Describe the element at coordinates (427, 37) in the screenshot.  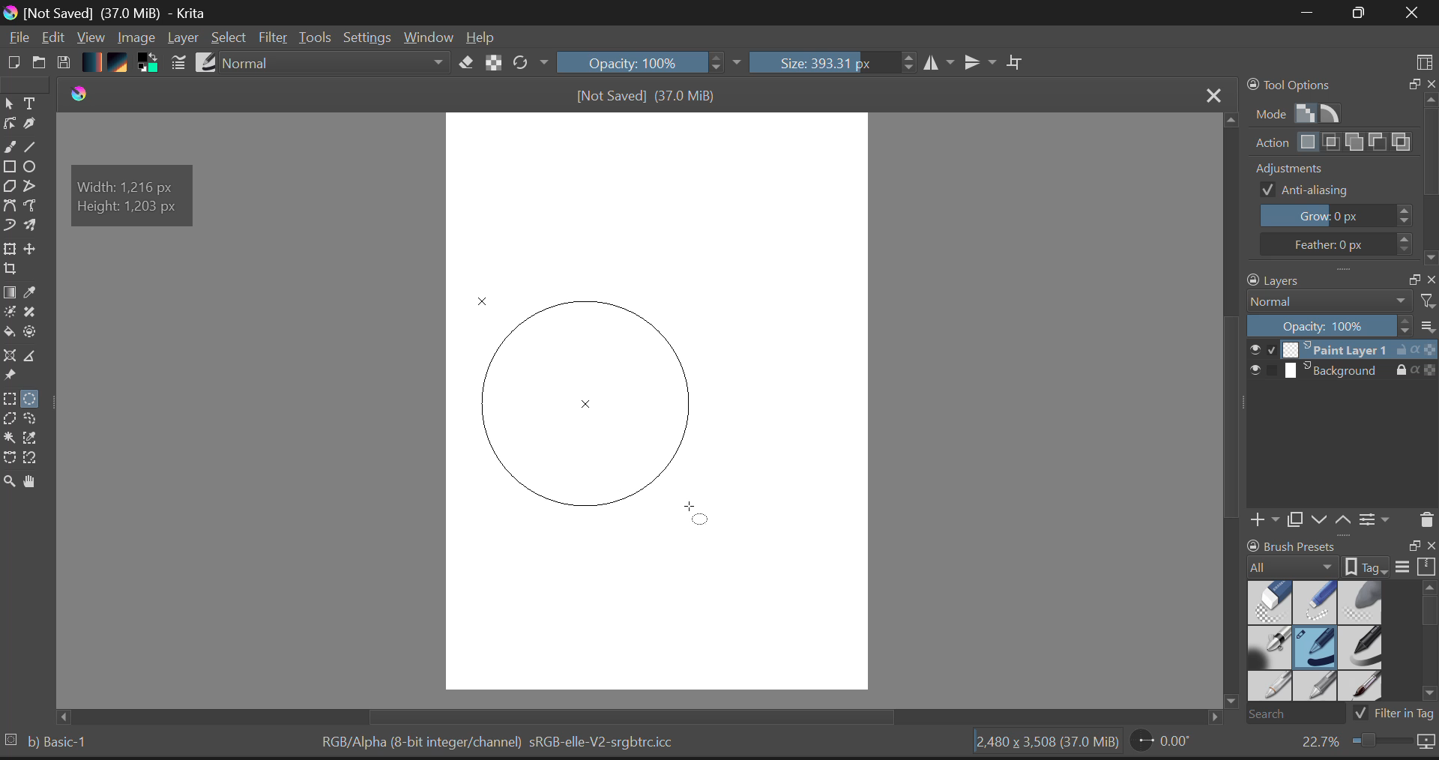
I see `Window` at that location.